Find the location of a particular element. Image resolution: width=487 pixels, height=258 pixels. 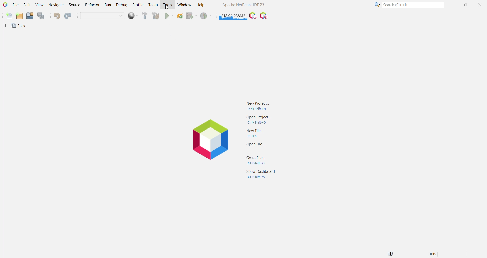

Application Logo is located at coordinates (208, 137).